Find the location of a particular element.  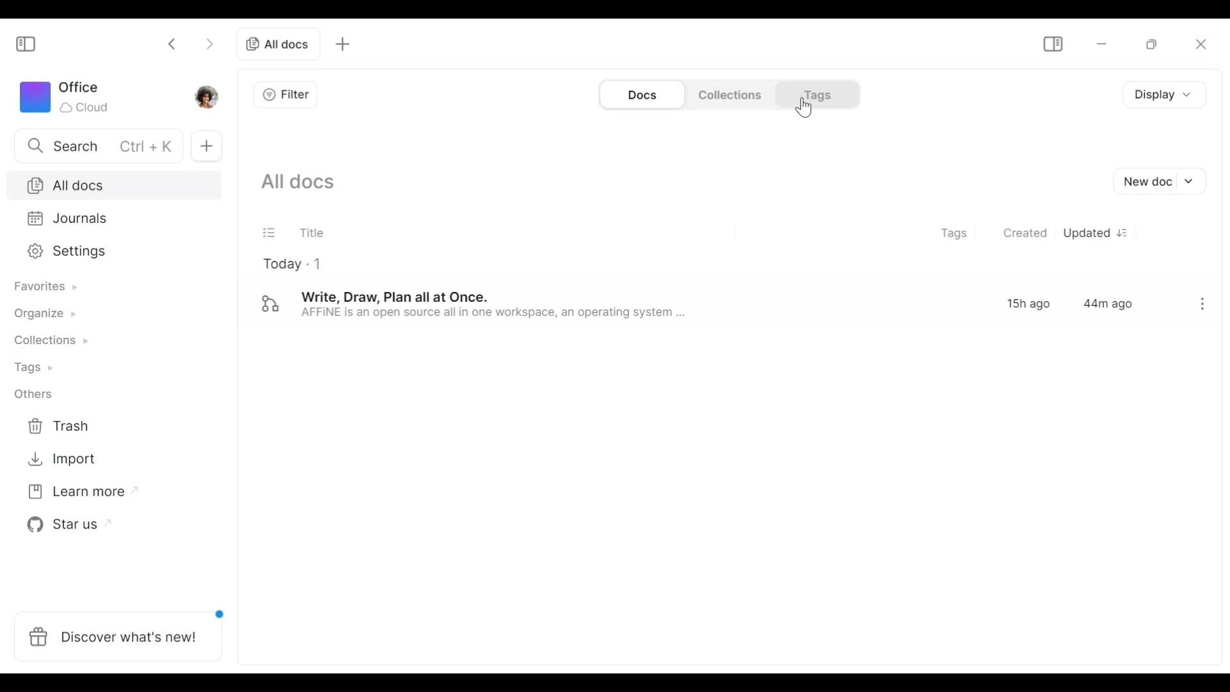

Tags is located at coordinates (956, 235).